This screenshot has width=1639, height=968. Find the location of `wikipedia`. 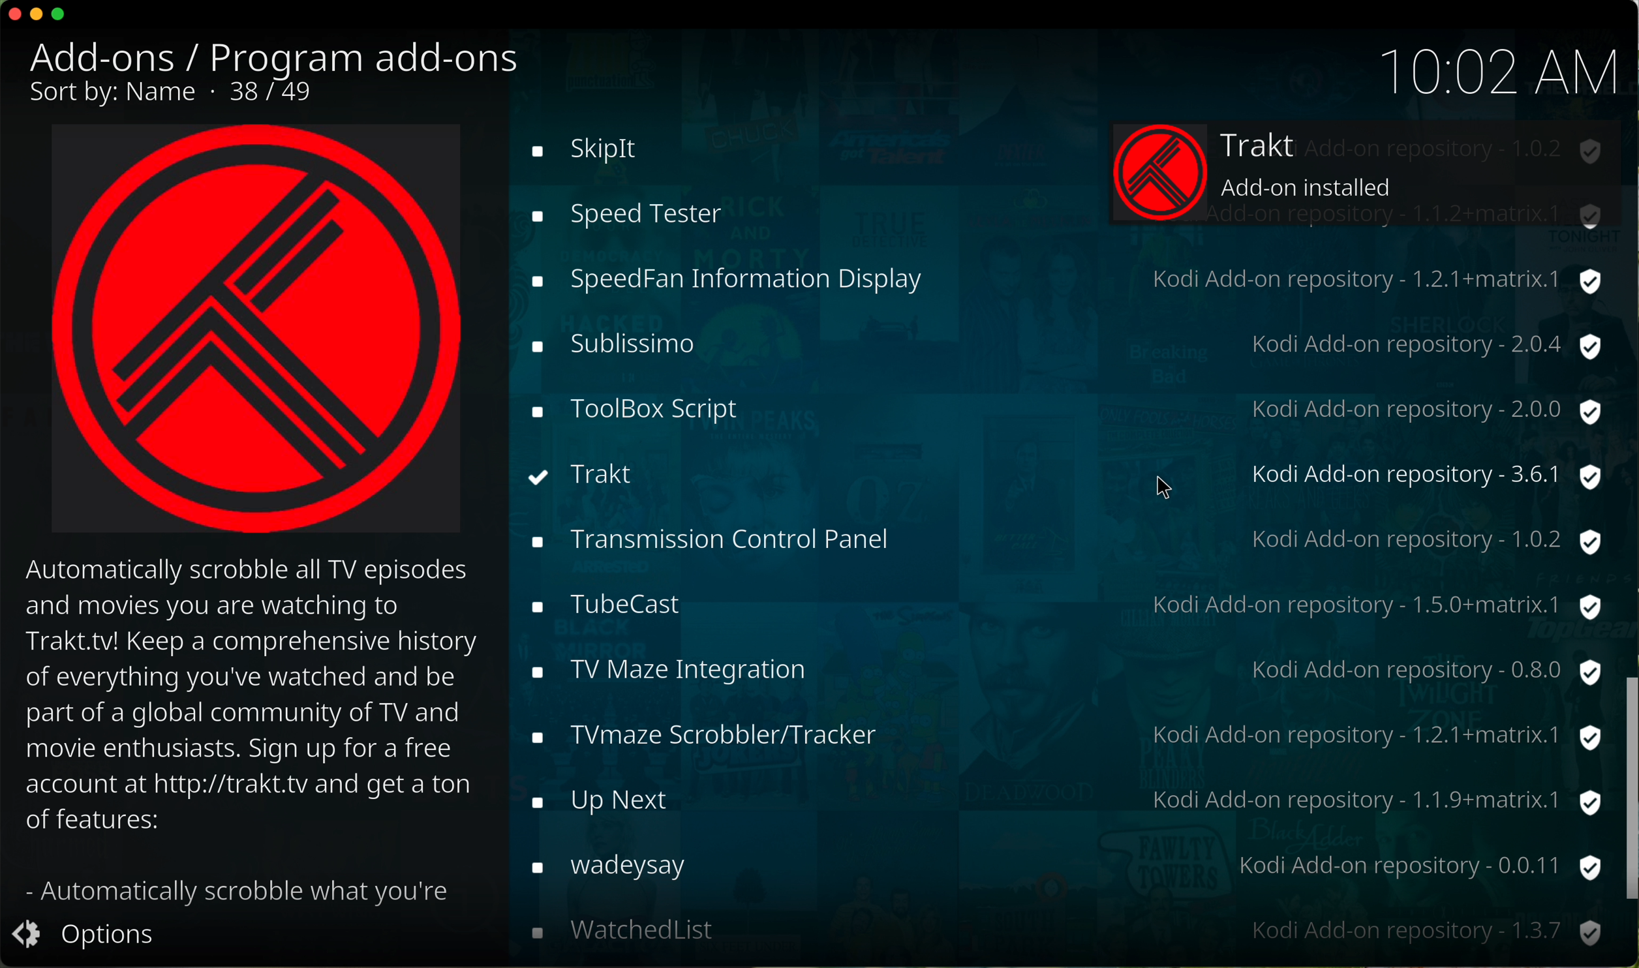

wikipedia is located at coordinates (1063, 865).